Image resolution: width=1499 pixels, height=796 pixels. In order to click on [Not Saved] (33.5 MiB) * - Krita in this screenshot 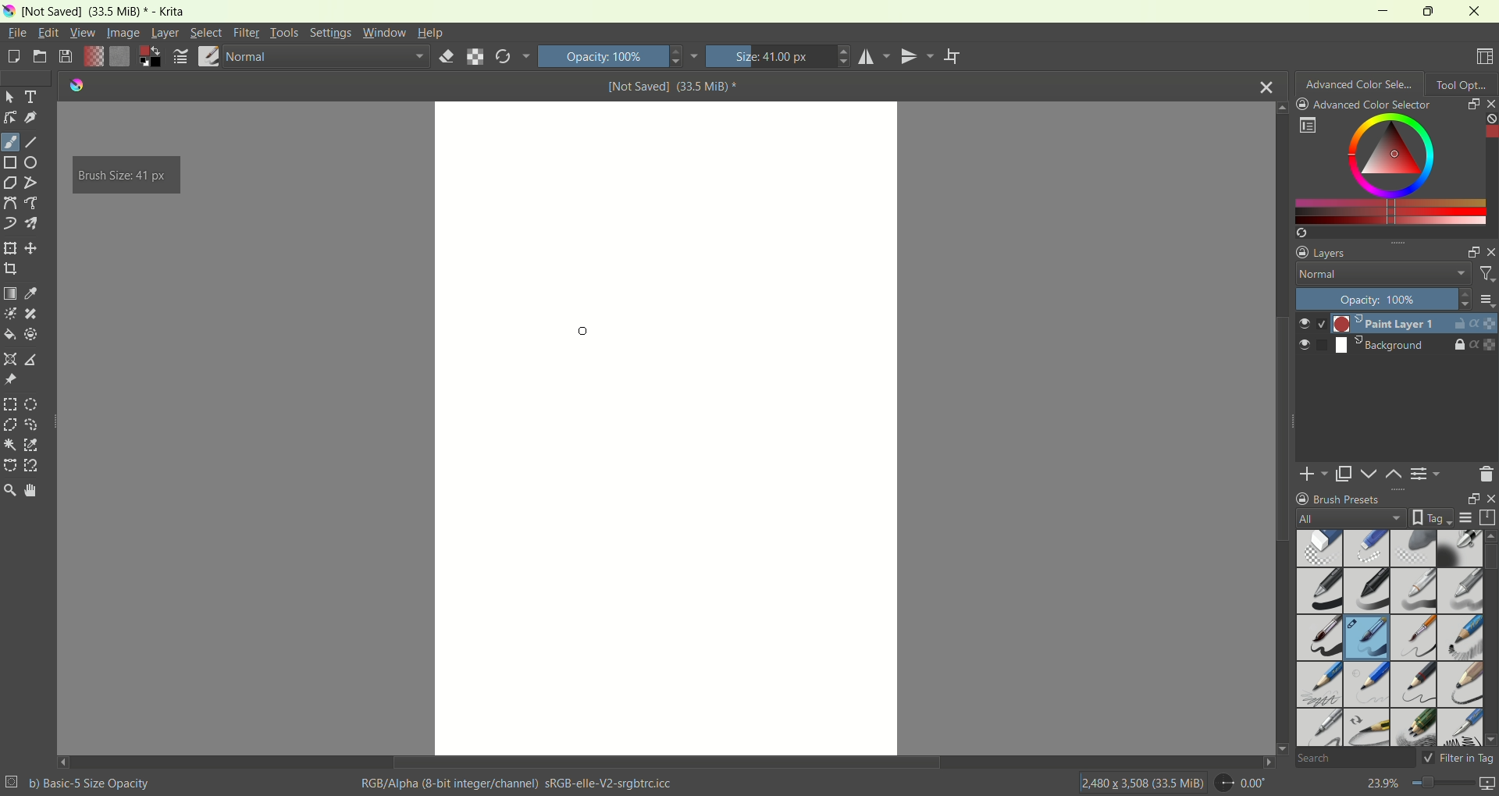, I will do `click(105, 12)`.